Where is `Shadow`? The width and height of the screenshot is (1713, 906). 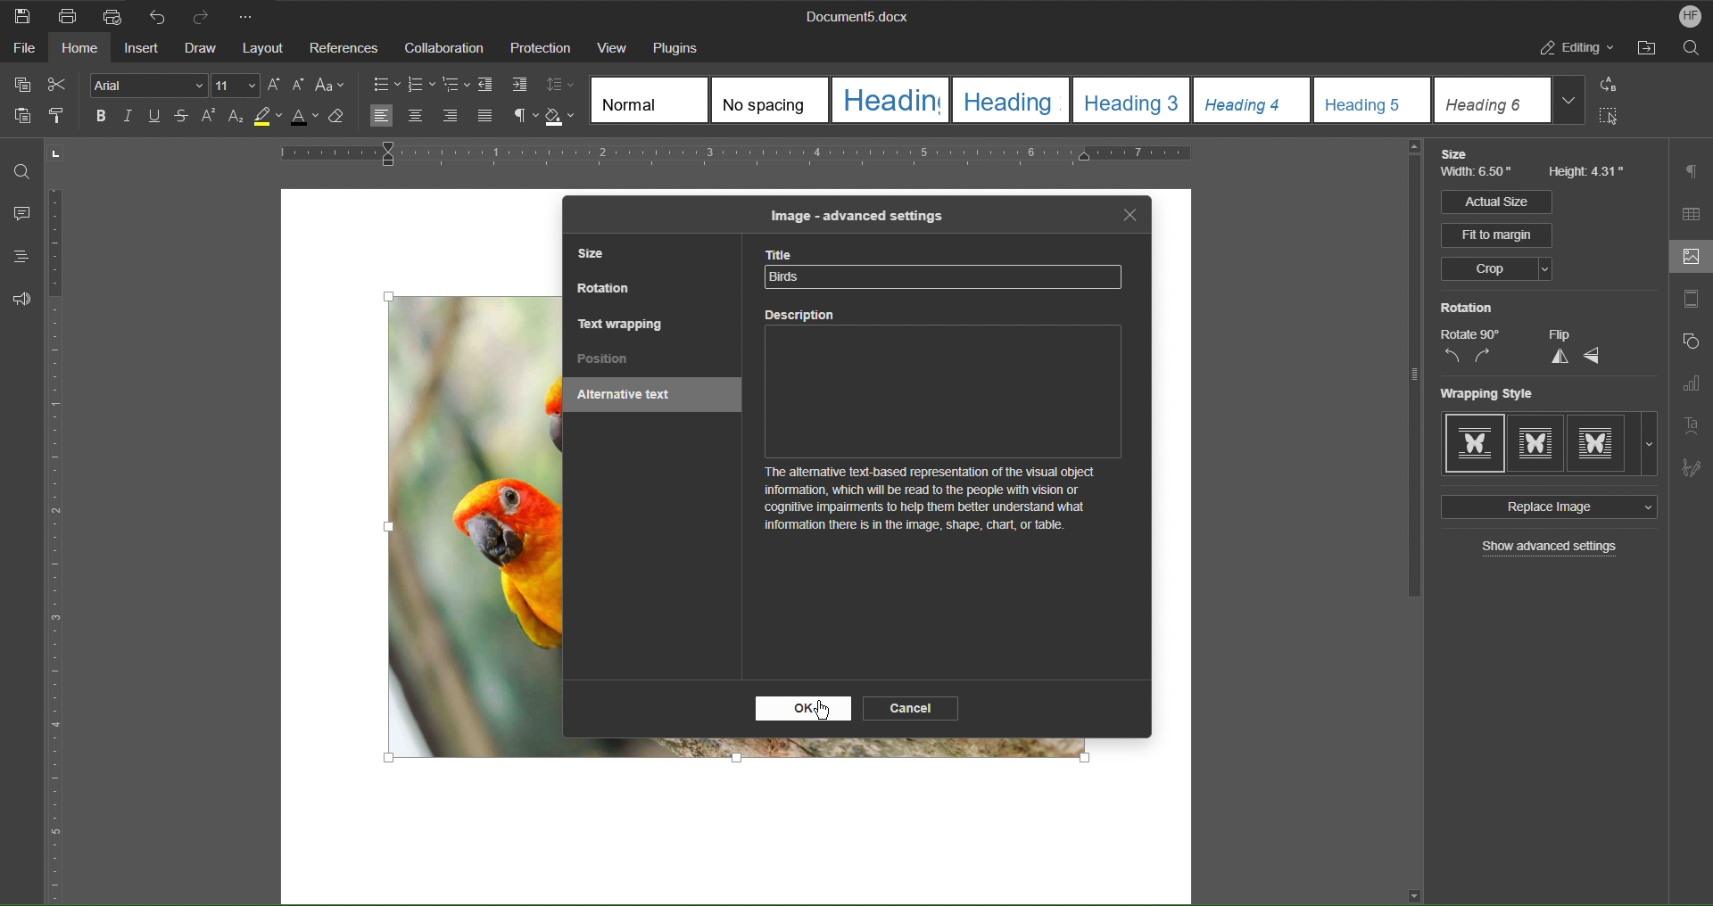 Shadow is located at coordinates (563, 117).